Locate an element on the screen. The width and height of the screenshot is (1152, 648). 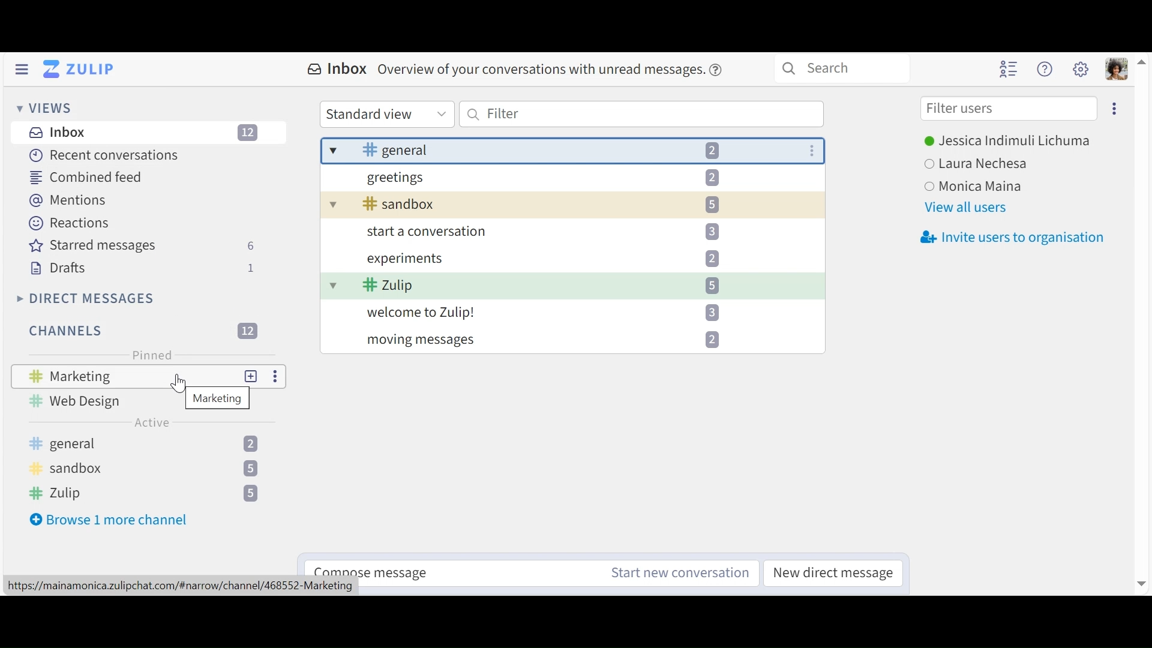
Channels is located at coordinates (152, 469).